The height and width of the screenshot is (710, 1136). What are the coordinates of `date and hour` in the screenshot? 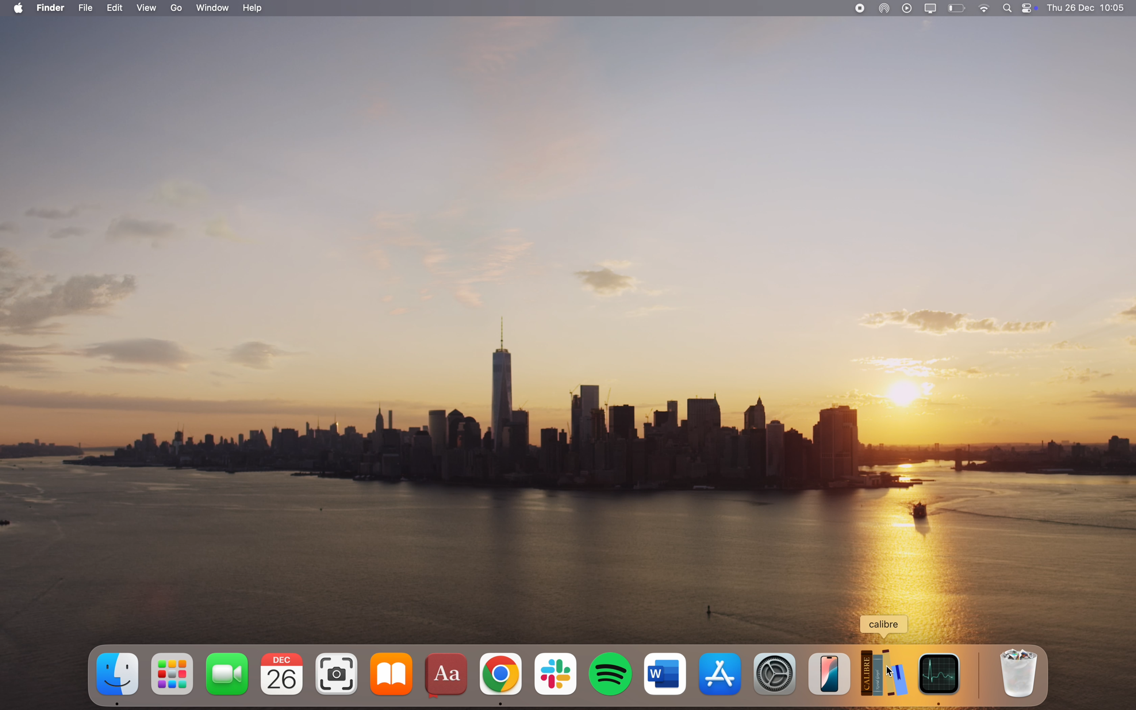 It's located at (1090, 8).